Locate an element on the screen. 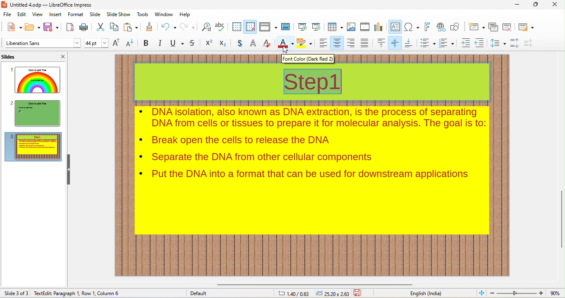  table is located at coordinates (334, 26).